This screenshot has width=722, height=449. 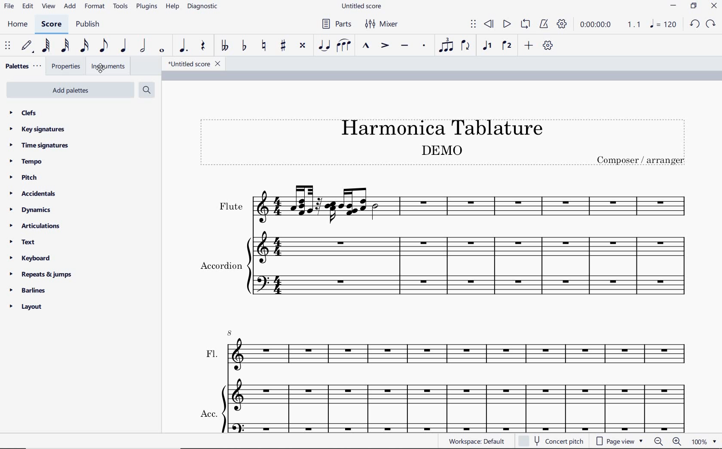 What do you see at coordinates (303, 47) in the screenshot?
I see `toggle double-sharp` at bounding box center [303, 47].